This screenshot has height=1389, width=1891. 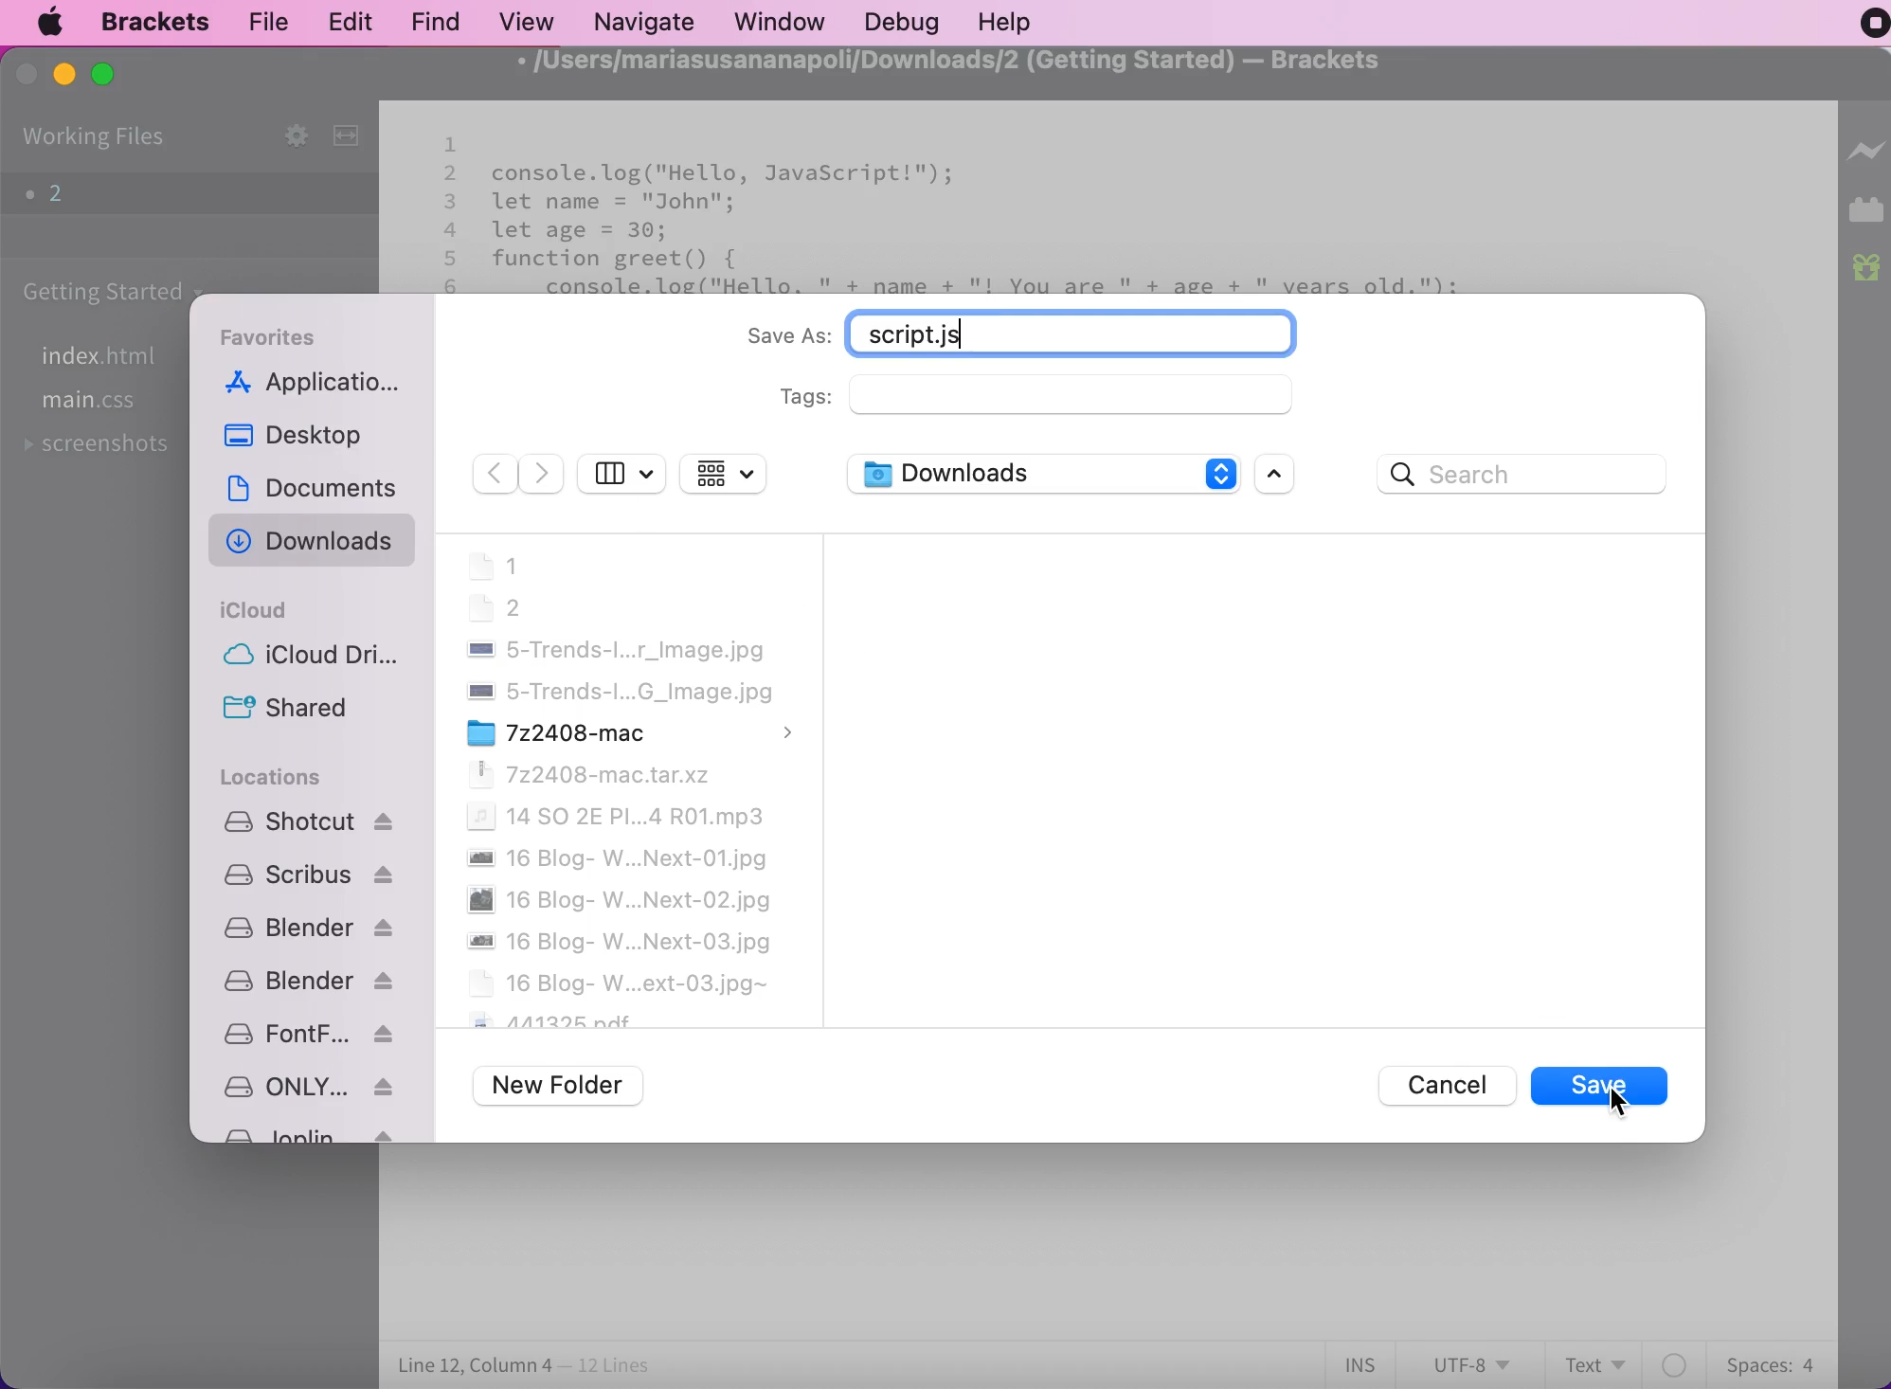 I want to click on configure working sets, so click(x=279, y=135).